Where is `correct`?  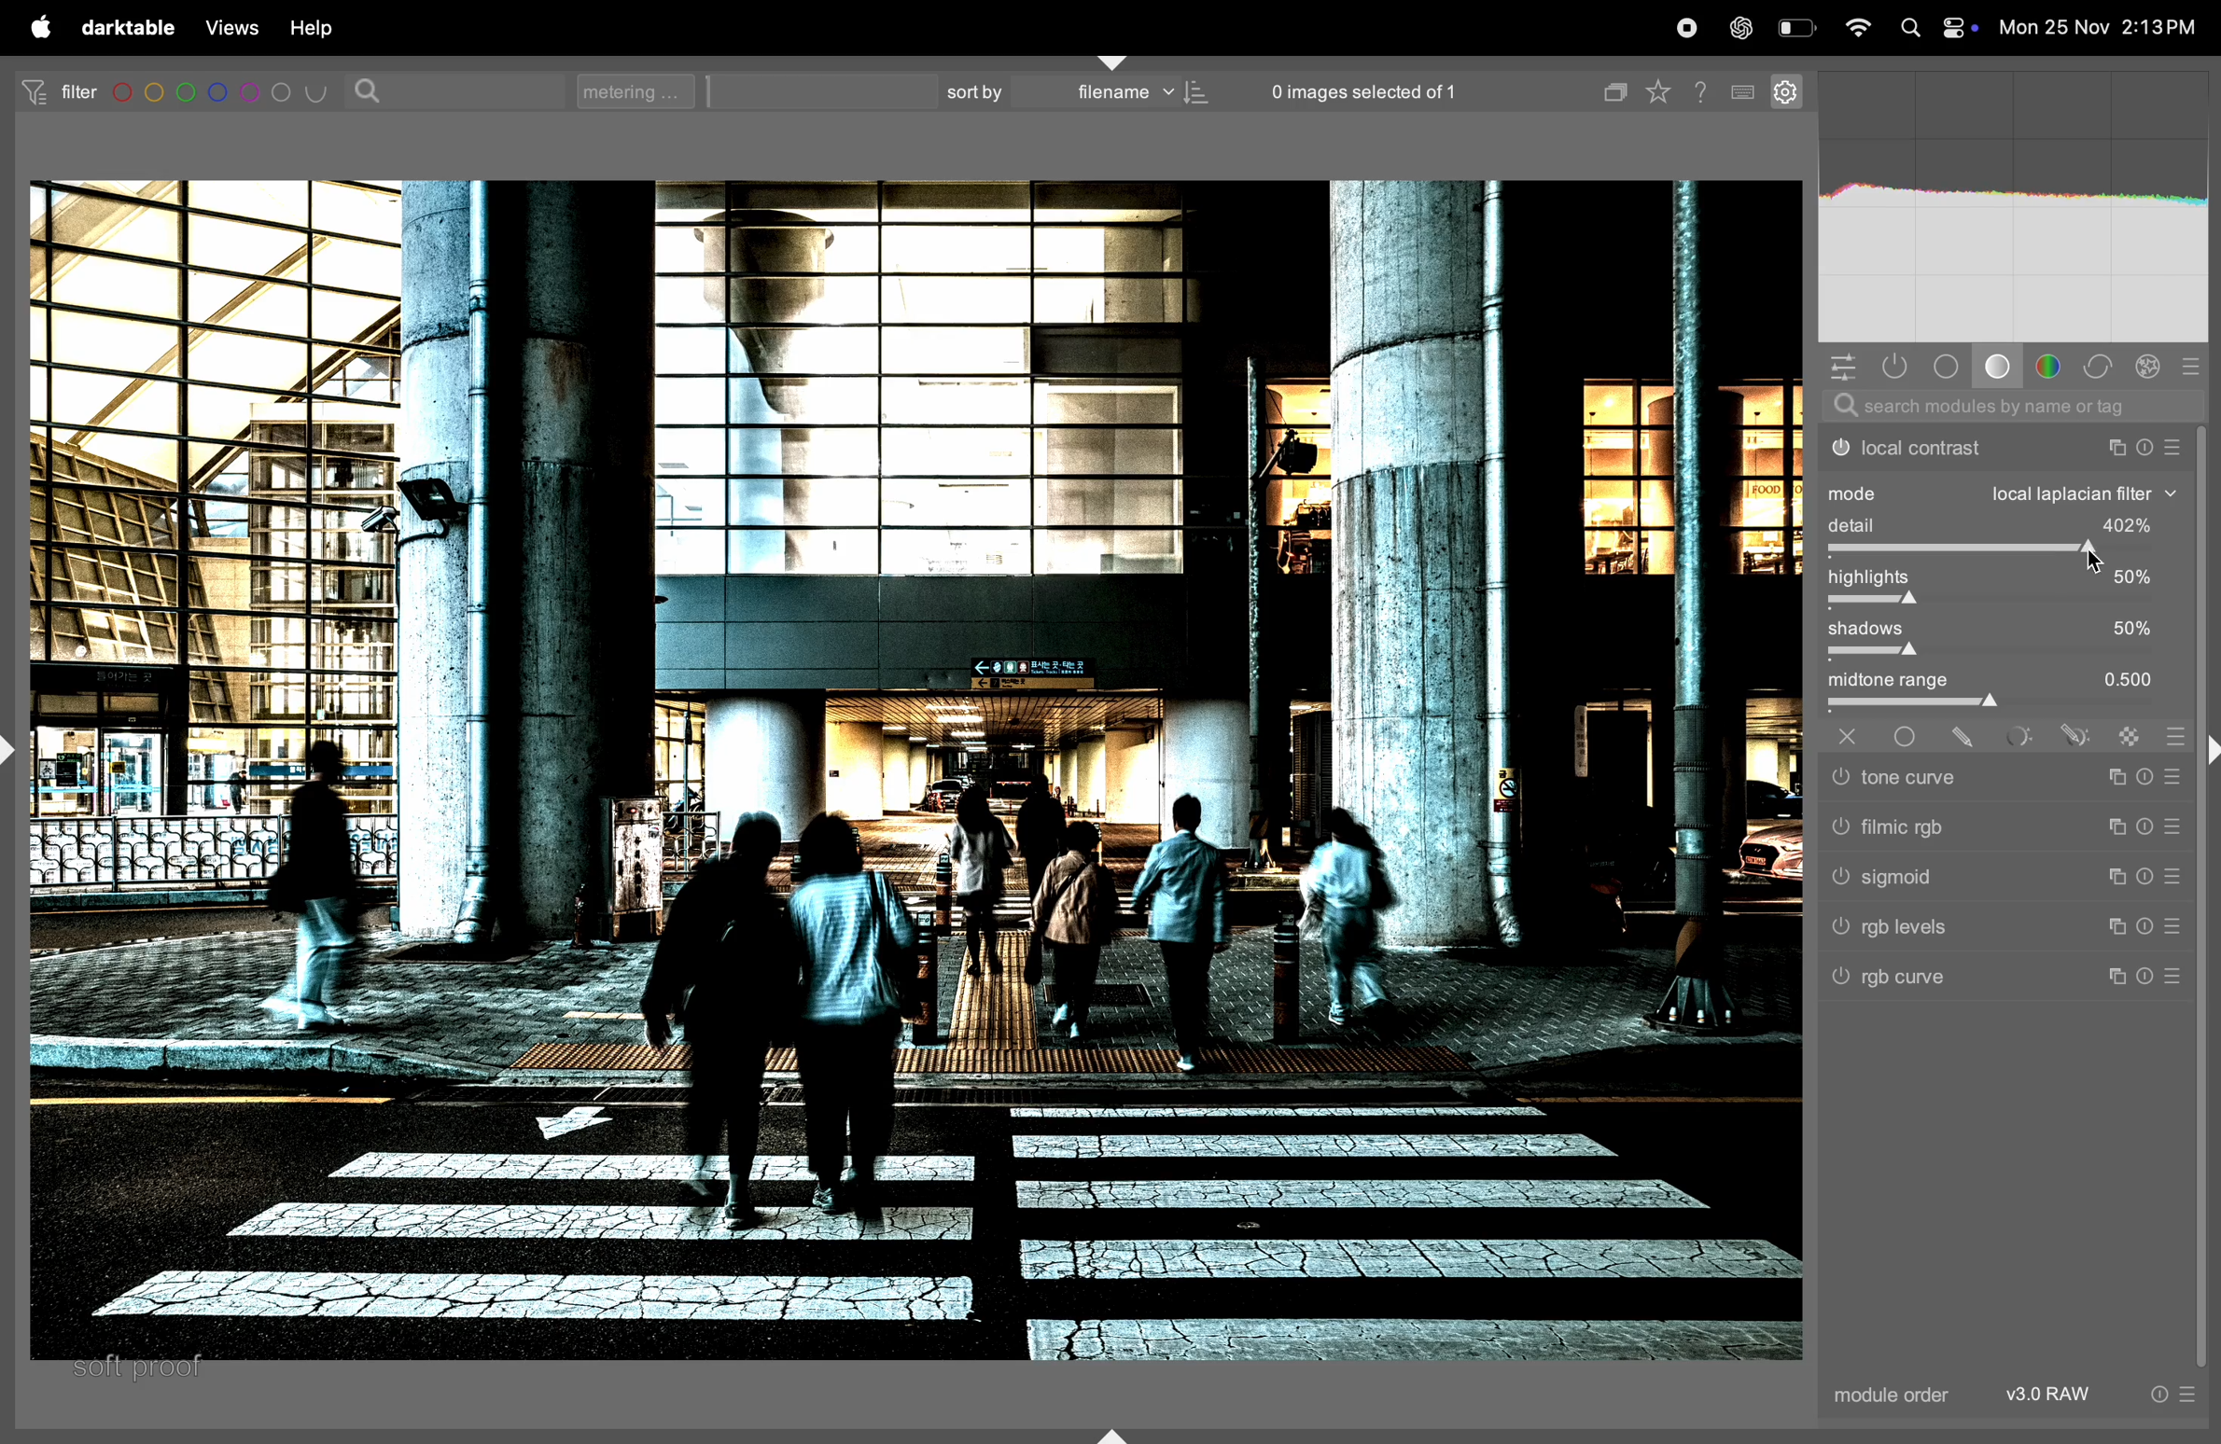
correct is located at coordinates (2100, 368).